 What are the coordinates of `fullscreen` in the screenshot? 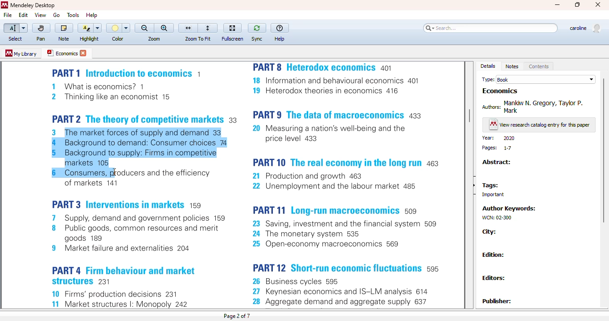 It's located at (233, 39).